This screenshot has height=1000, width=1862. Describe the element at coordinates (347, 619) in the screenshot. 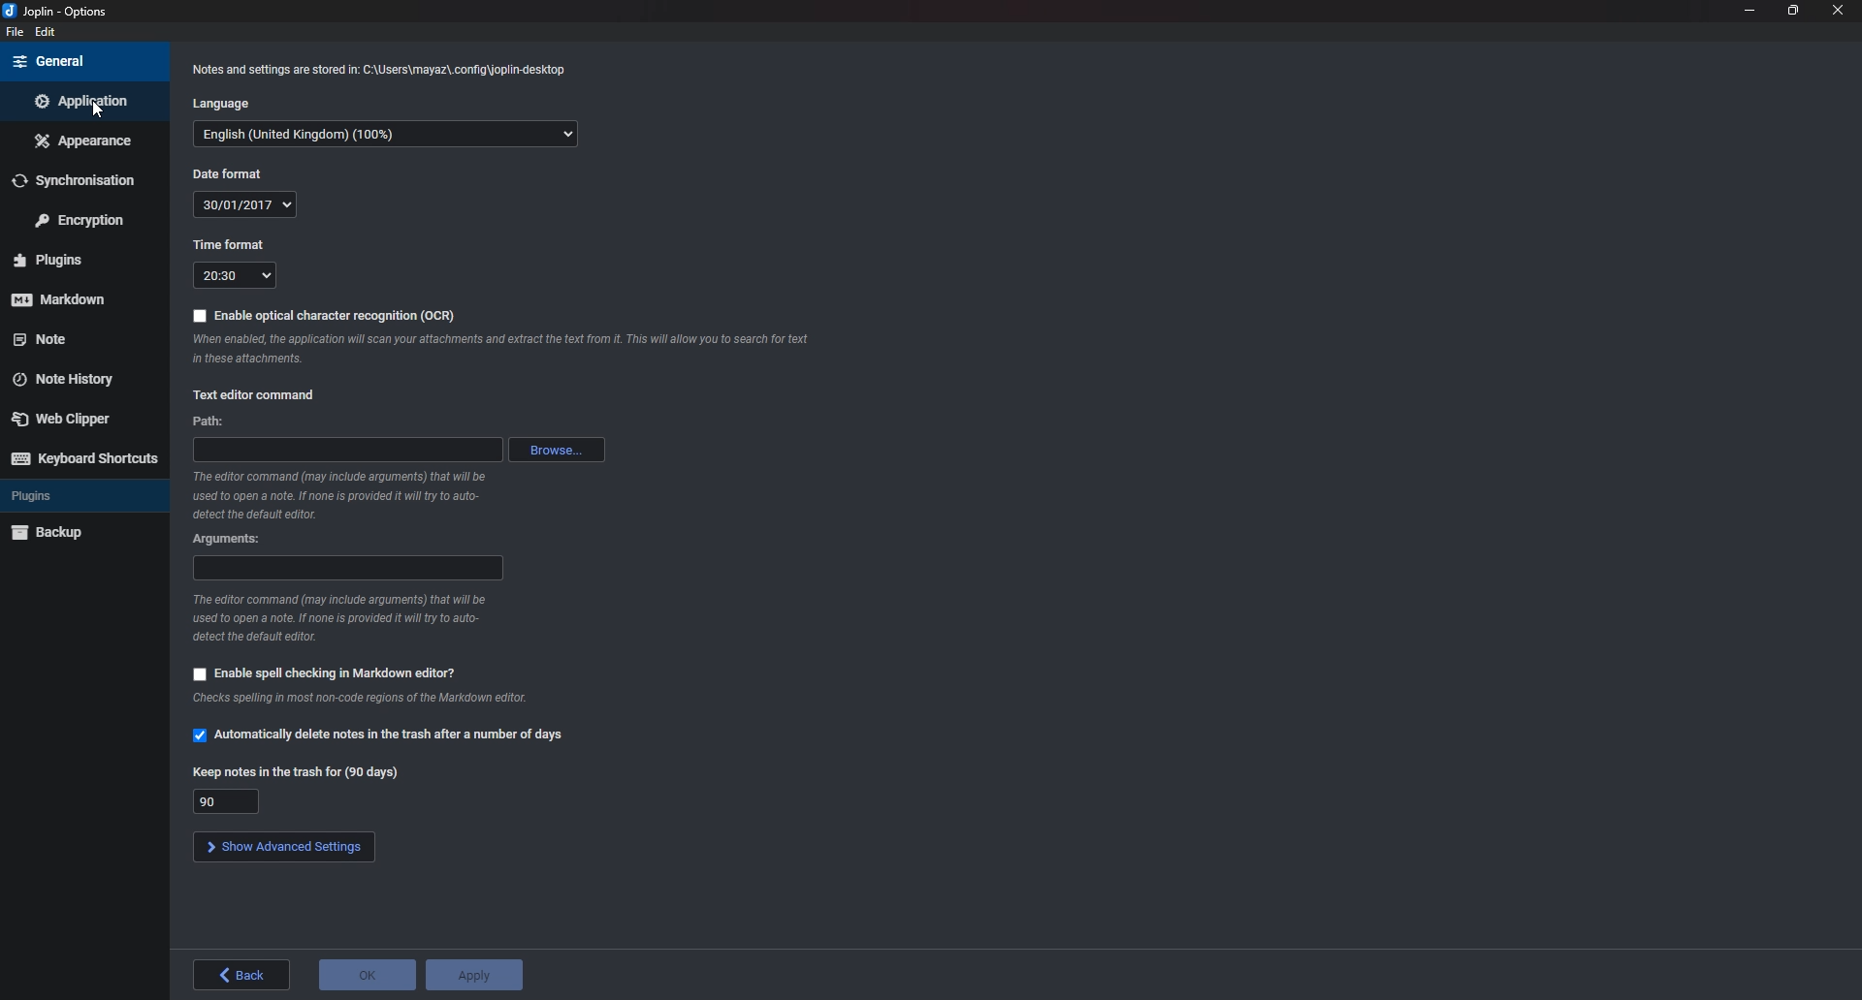

I see `Info` at that location.